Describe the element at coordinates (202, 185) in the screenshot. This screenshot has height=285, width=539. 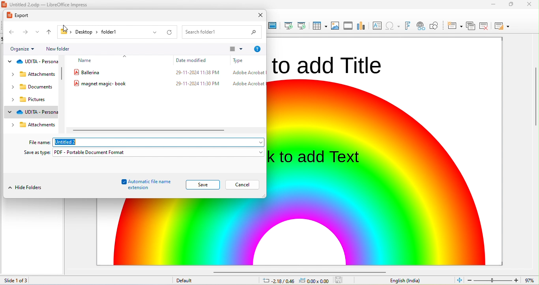
I see `save` at that location.